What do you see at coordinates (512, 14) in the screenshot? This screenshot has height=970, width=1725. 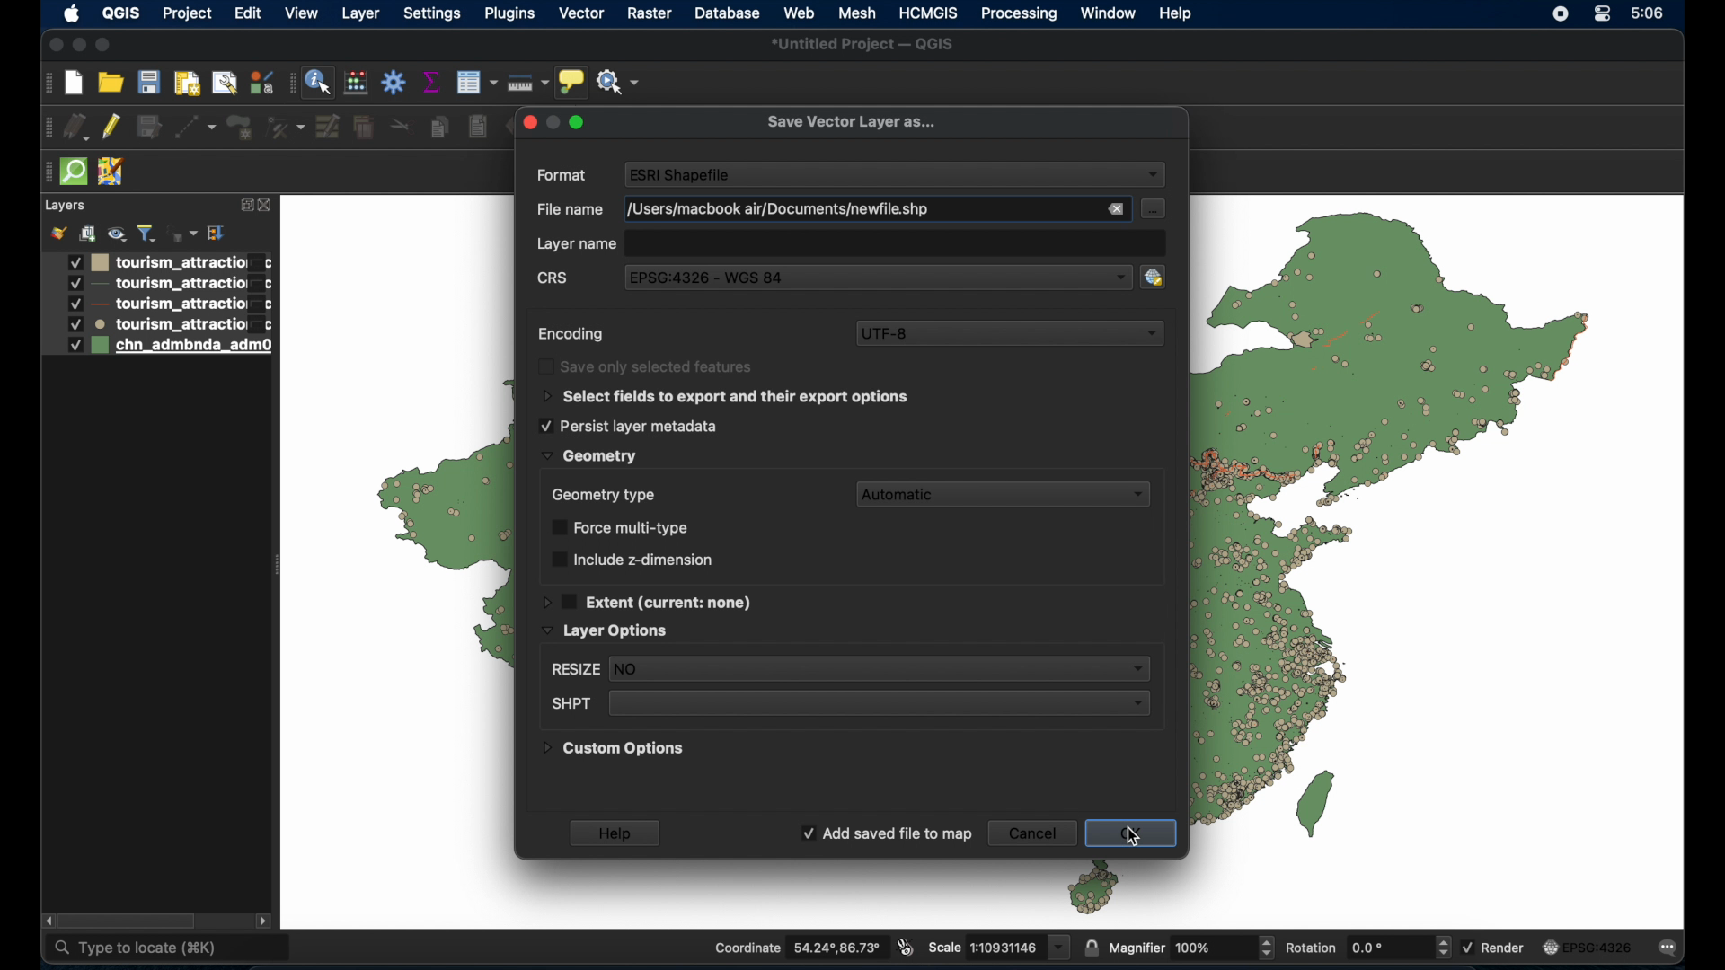 I see `plugins` at bounding box center [512, 14].